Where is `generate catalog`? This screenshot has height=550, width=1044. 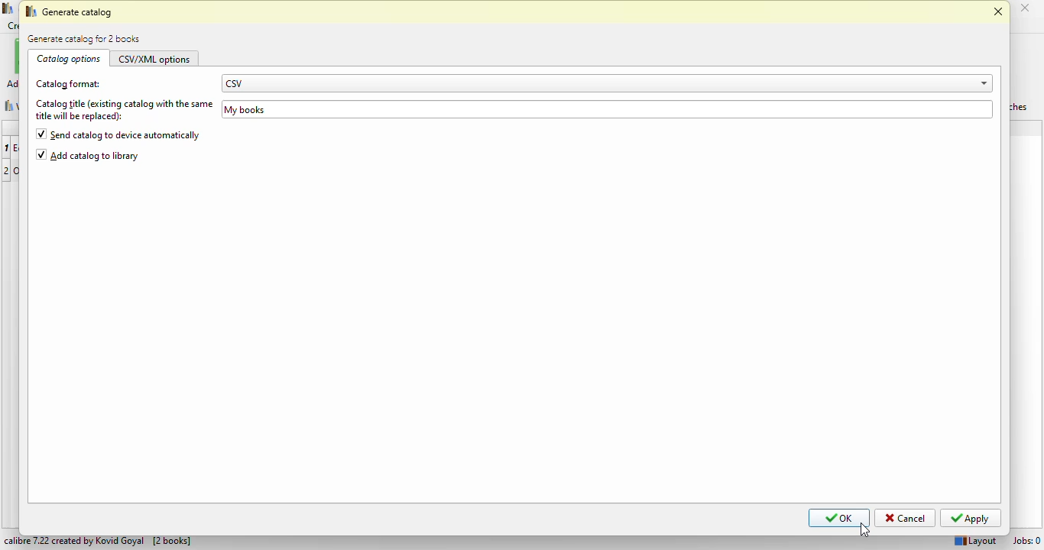 generate catalog is located at coordinates (69, 11).